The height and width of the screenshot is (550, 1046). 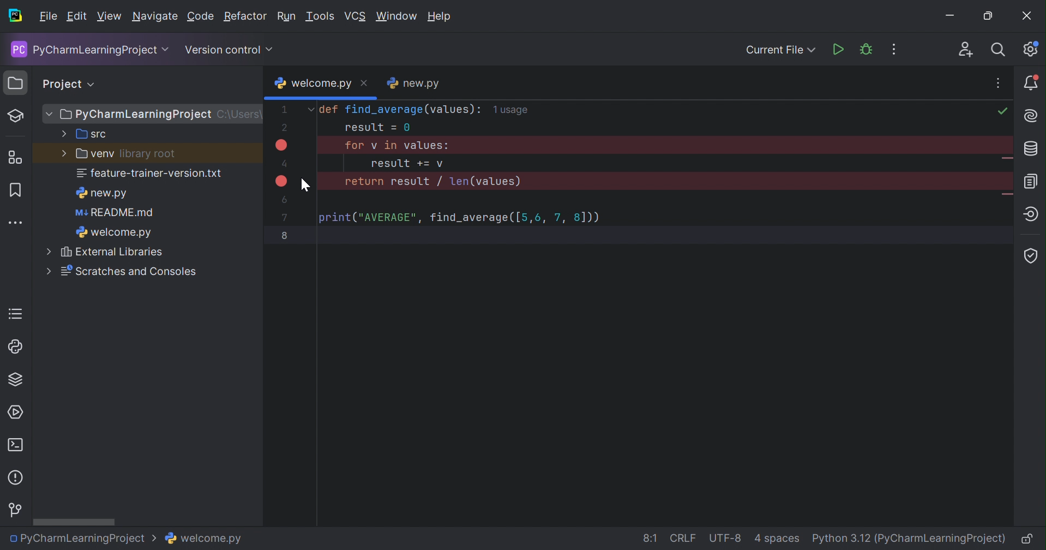 What do you see at coordinates (85, 135) in the screenshot?
I see `src` at bounding box center [85, 135].